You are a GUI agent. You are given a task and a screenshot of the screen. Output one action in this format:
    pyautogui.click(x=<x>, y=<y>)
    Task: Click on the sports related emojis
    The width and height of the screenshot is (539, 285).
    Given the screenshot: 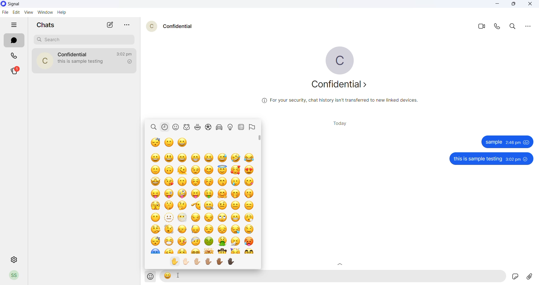 What is the action you would take?
    pyautogui.click(x=209, y=127)
    